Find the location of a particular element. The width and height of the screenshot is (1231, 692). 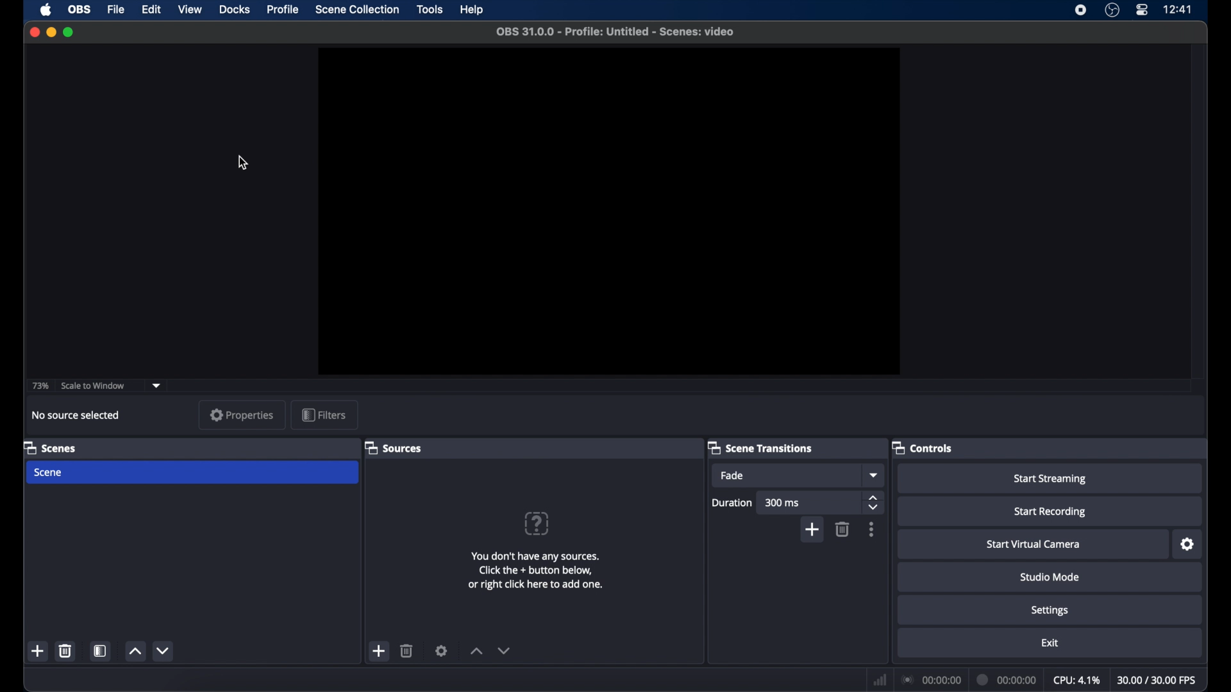

00:00:00 is located at coordinates (931, 680).